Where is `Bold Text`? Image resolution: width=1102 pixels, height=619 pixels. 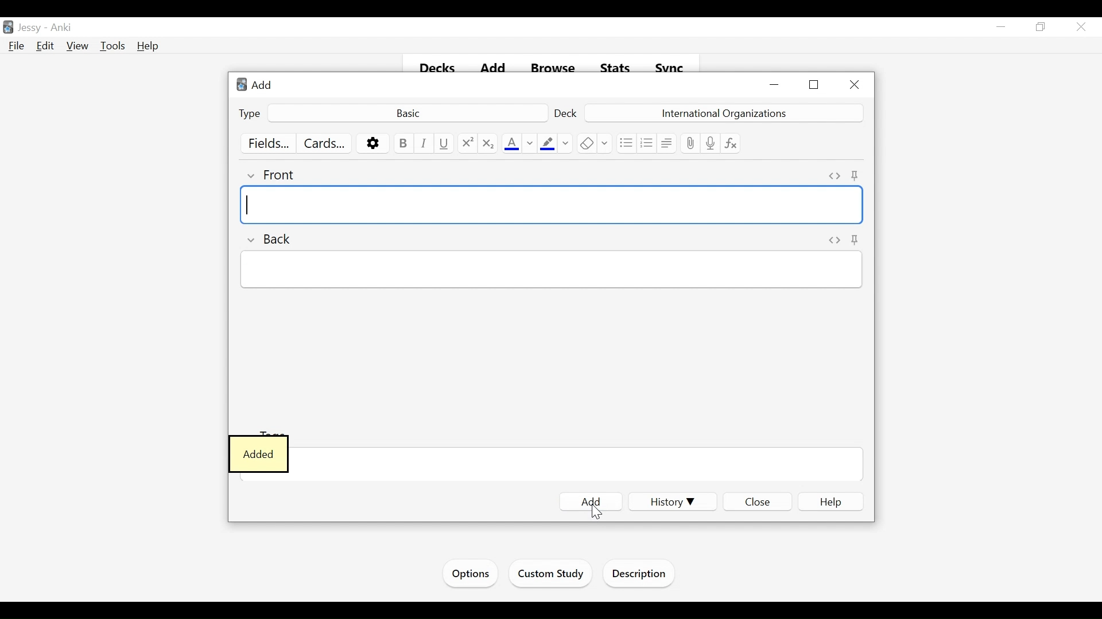 Bold Text is located at coordinates (402, 143).